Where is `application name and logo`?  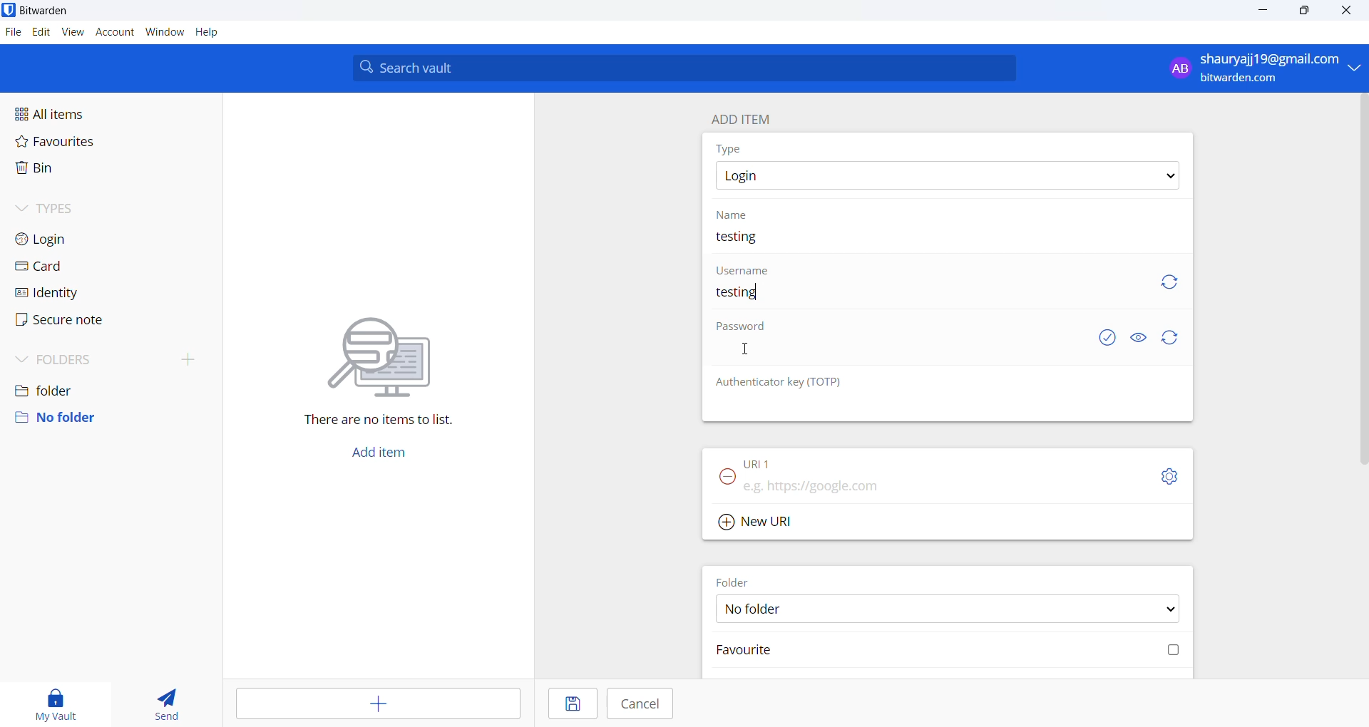 application name and logo is located at coordinates (53, 11).